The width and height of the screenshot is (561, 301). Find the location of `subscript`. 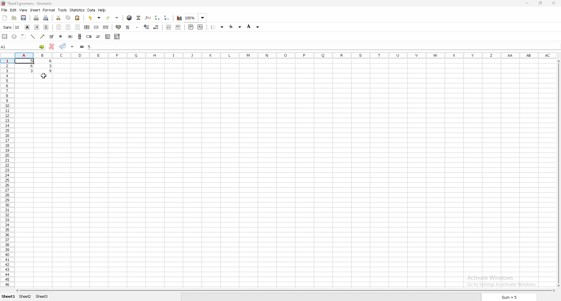

subscript is located at coordinates (200, 27).